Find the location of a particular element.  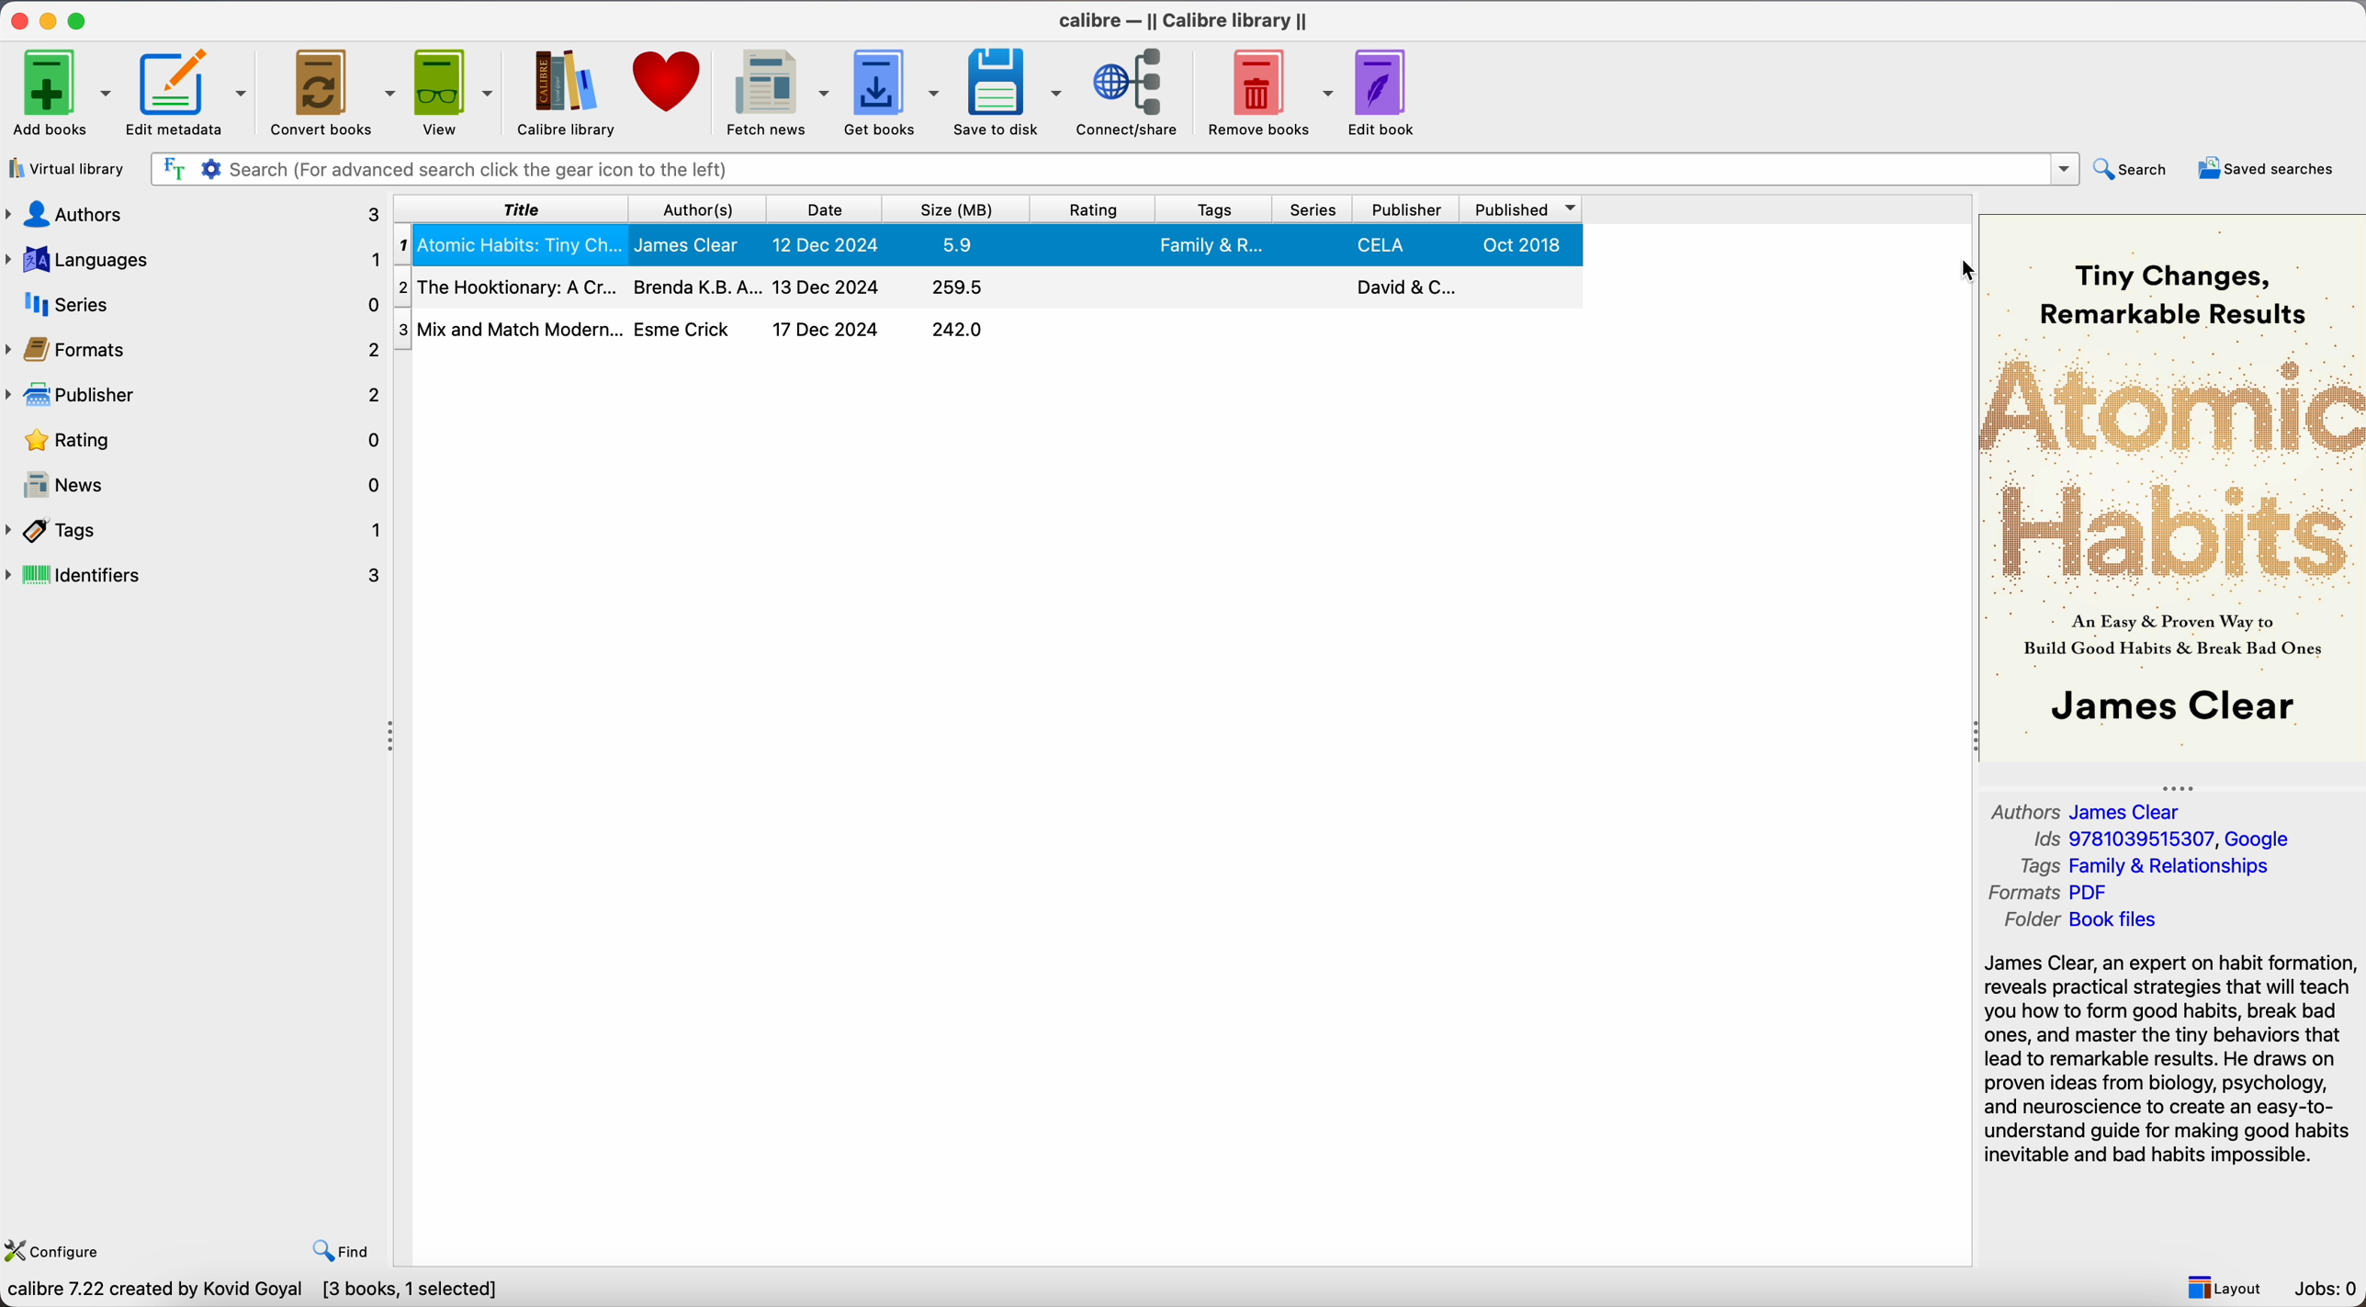

Find is located at coordinates (344, 1252).